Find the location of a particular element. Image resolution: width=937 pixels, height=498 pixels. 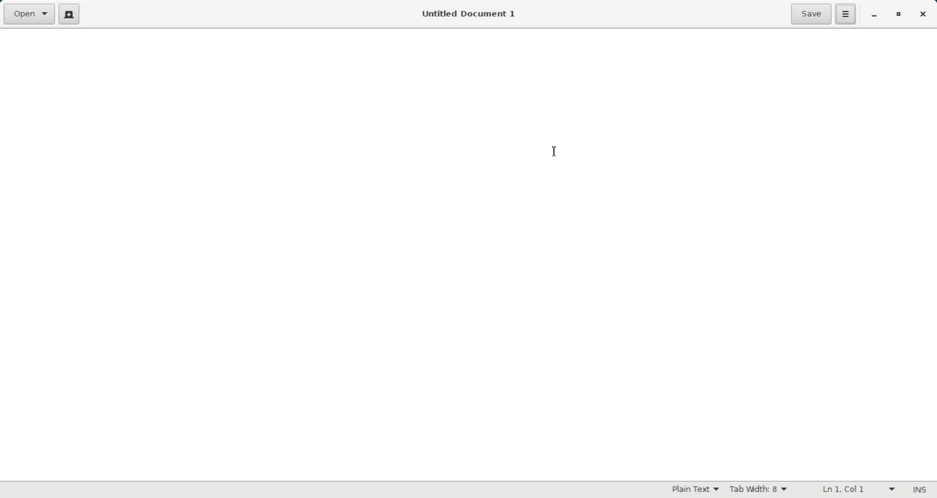

Plain Text is located at coordinates (694, 489).